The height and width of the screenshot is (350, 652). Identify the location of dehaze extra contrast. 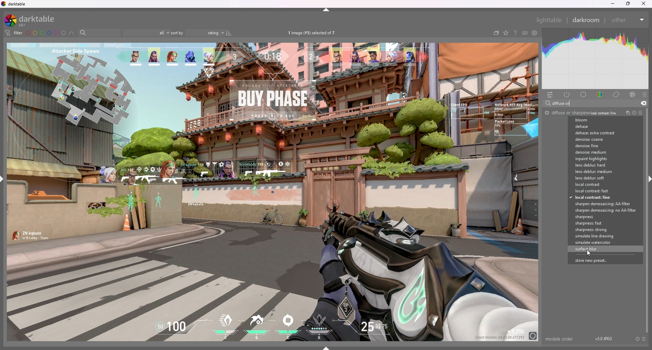
(597, 133).